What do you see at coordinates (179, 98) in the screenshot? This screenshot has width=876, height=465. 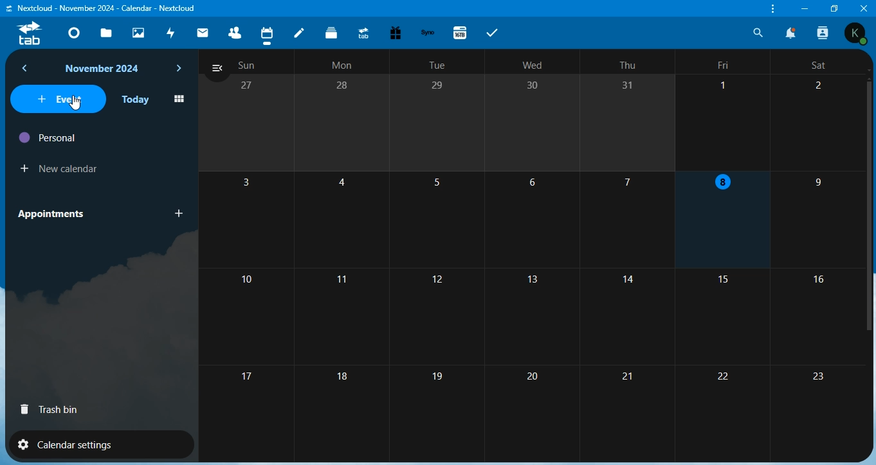 I see `icon` at bounding box center [179, 98].